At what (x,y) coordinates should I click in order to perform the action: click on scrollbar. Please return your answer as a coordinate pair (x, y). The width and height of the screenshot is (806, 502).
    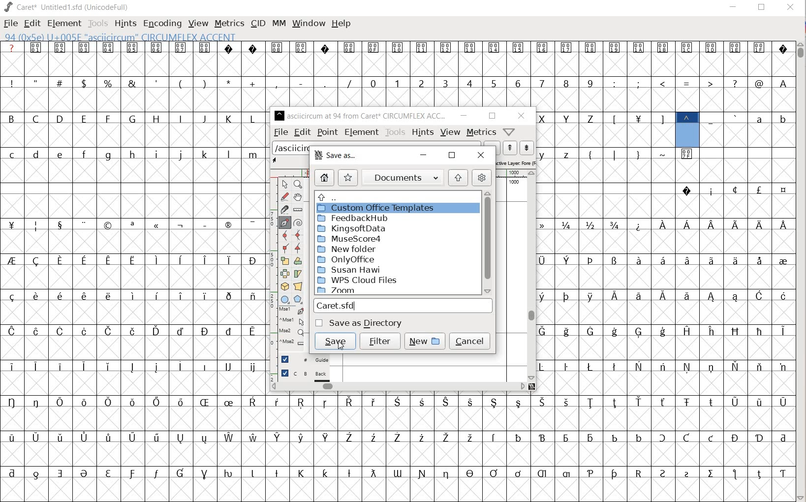
    Looking at the image, I should click on (488, 244).